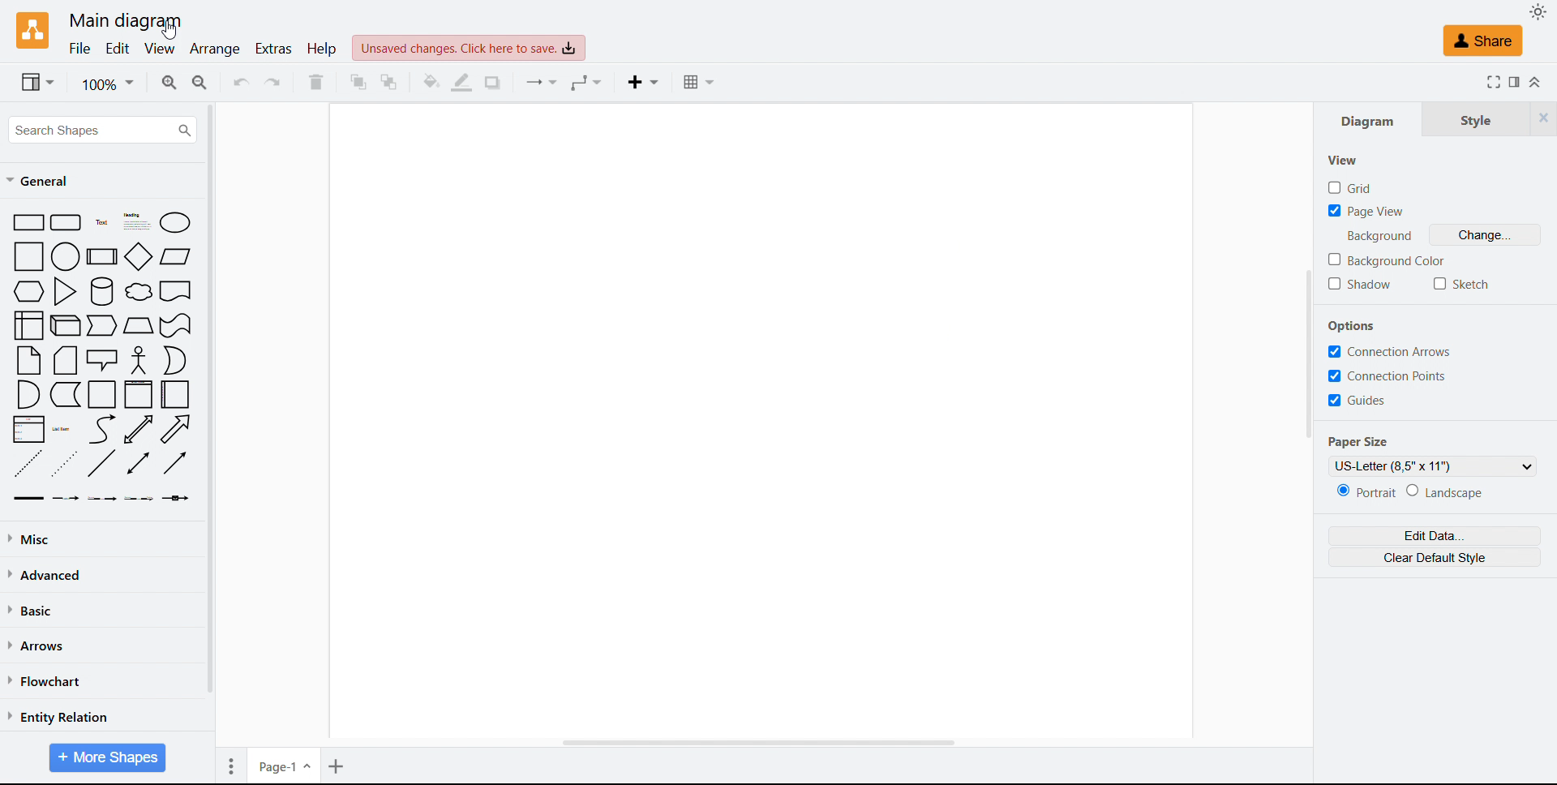  I want to click on Paper size , so click(1359, 442).